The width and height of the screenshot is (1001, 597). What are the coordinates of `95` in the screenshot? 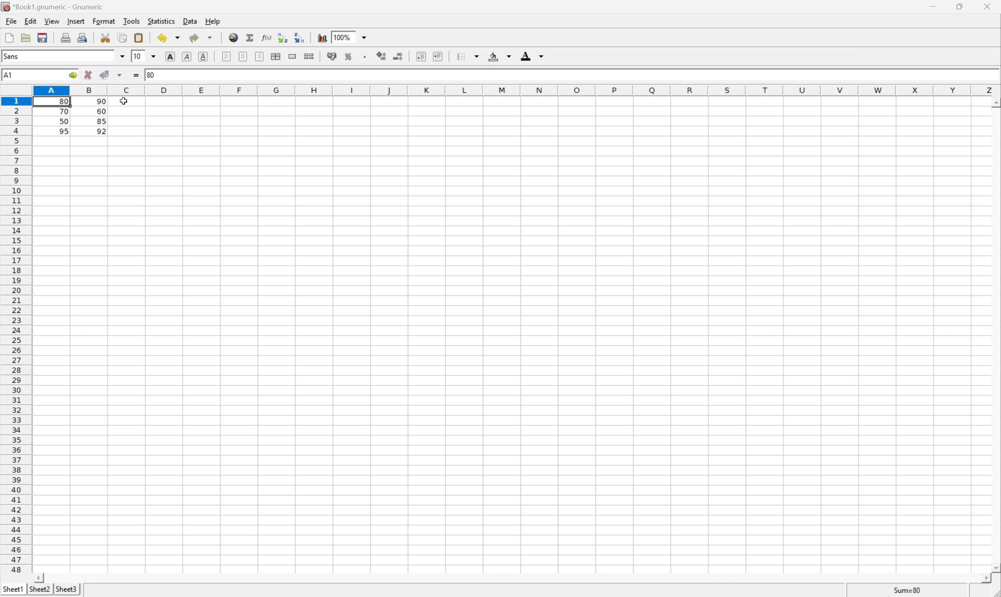 It's located at (63, 131).